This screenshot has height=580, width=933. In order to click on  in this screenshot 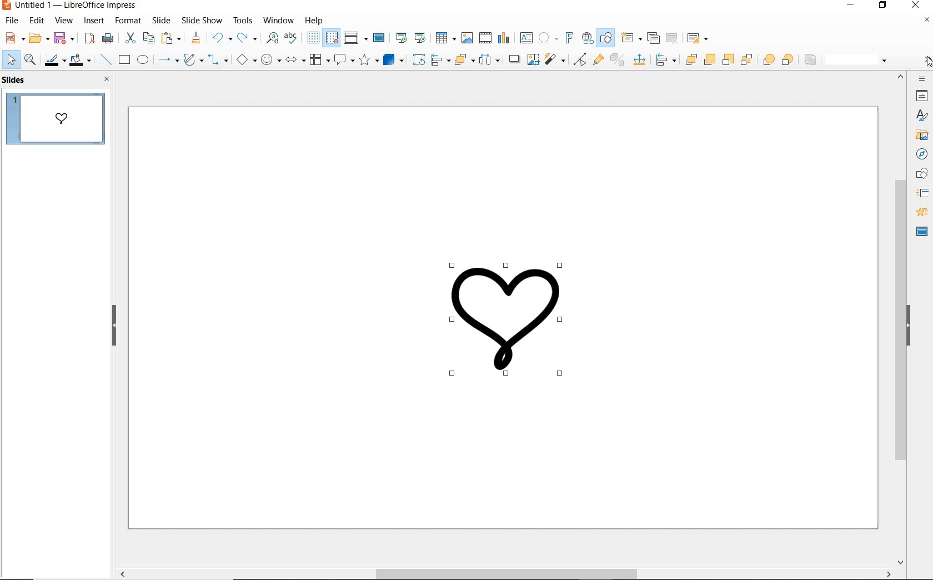, I will do `click(922, 174)`.